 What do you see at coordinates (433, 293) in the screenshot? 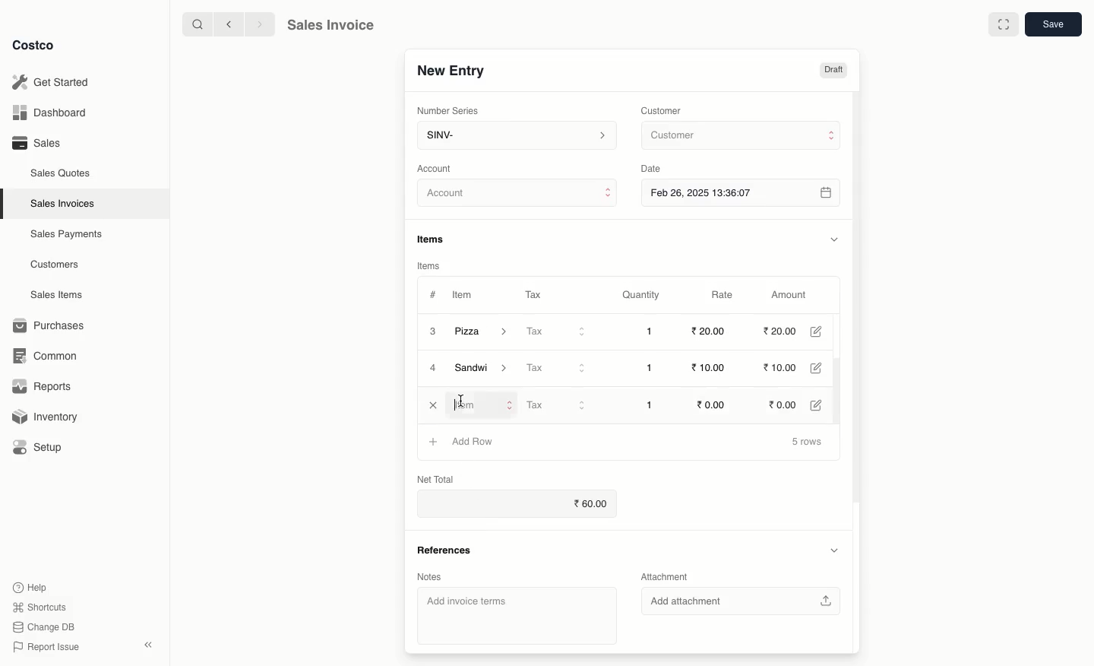
I see `#` at bounding box center [433, 293].